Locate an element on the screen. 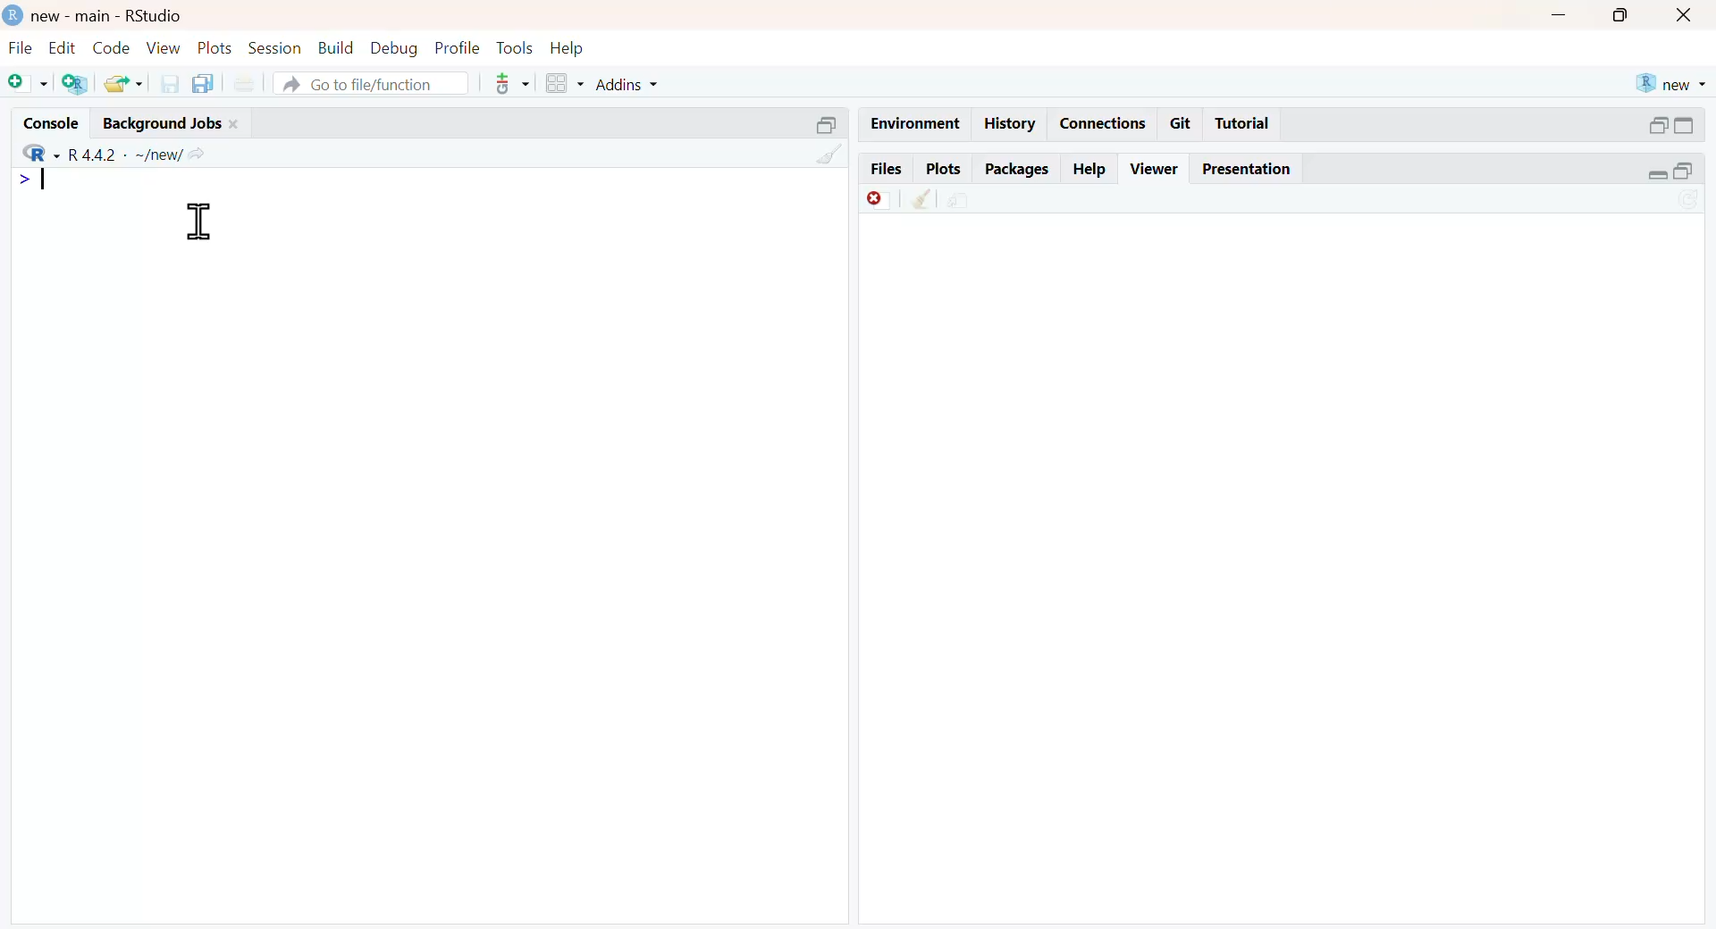 This screenshot has width=1716, height=929. plots is located at coordinates (946, 169).